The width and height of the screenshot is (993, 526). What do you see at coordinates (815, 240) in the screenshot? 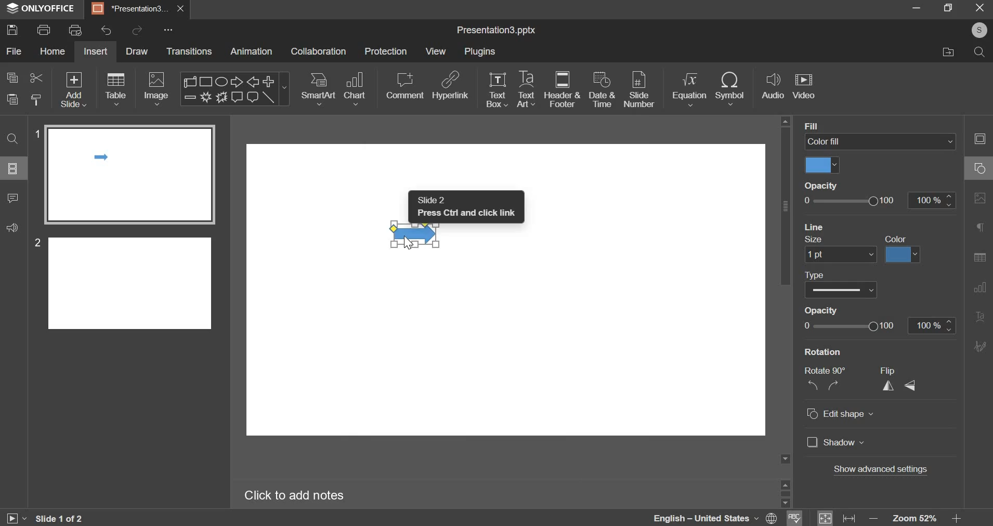
I see `size` at bounding box center [815, 240].